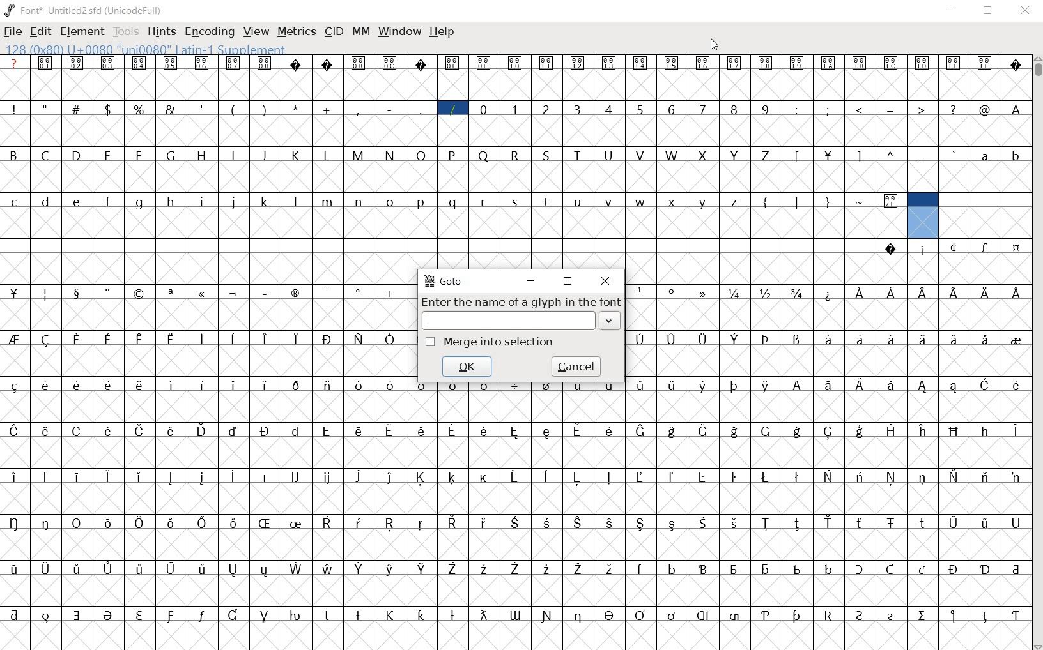 This screenshot has width=1043, height=650. I want to click on O, so click(421, 155).